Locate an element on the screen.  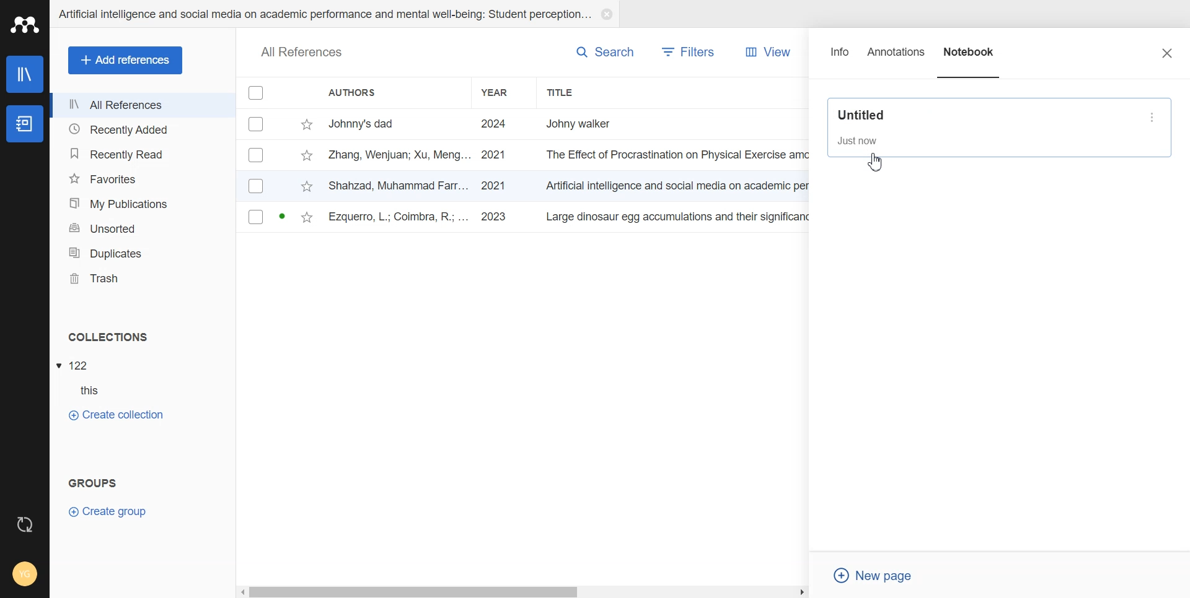
Close is located at coordinates (1167, 53).